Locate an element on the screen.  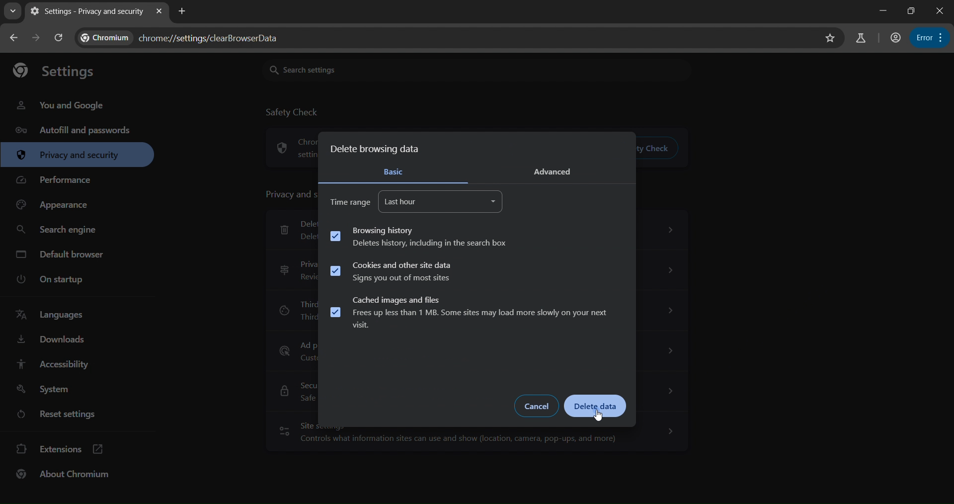
go back one page is located at coordinates (14, 36).